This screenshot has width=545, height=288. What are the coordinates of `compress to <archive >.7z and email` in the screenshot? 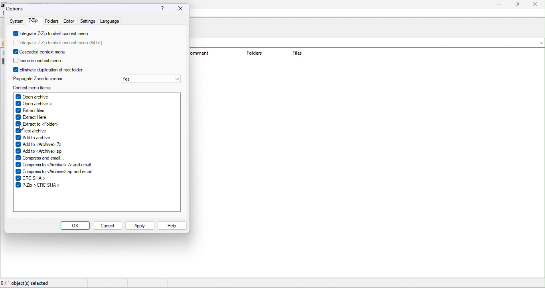 It's located at (56, 165).